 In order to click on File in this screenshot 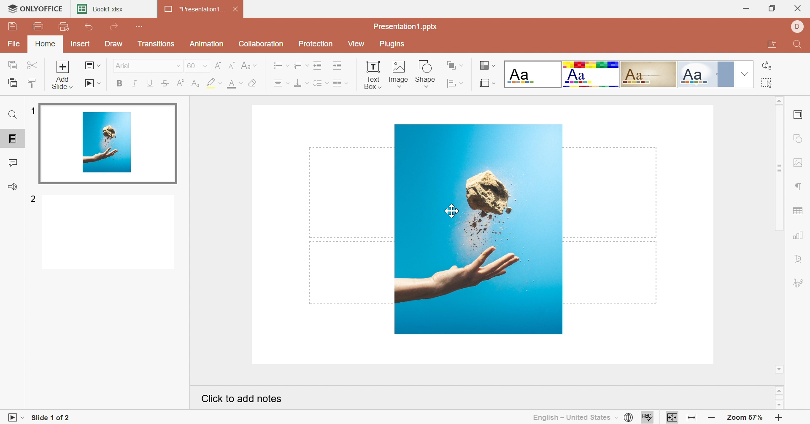, I will do `click(16, 43)`.